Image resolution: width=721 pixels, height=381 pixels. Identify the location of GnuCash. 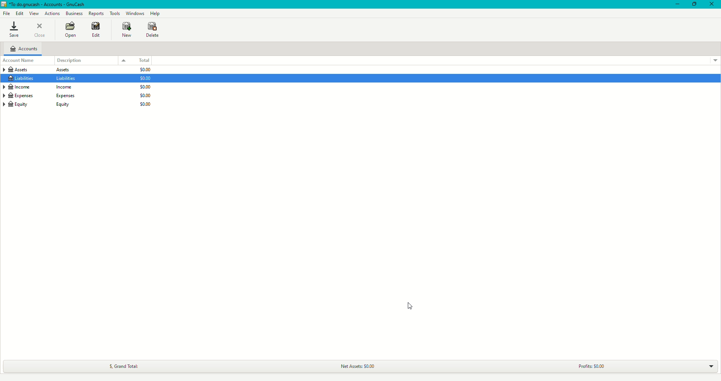
(46, 5).